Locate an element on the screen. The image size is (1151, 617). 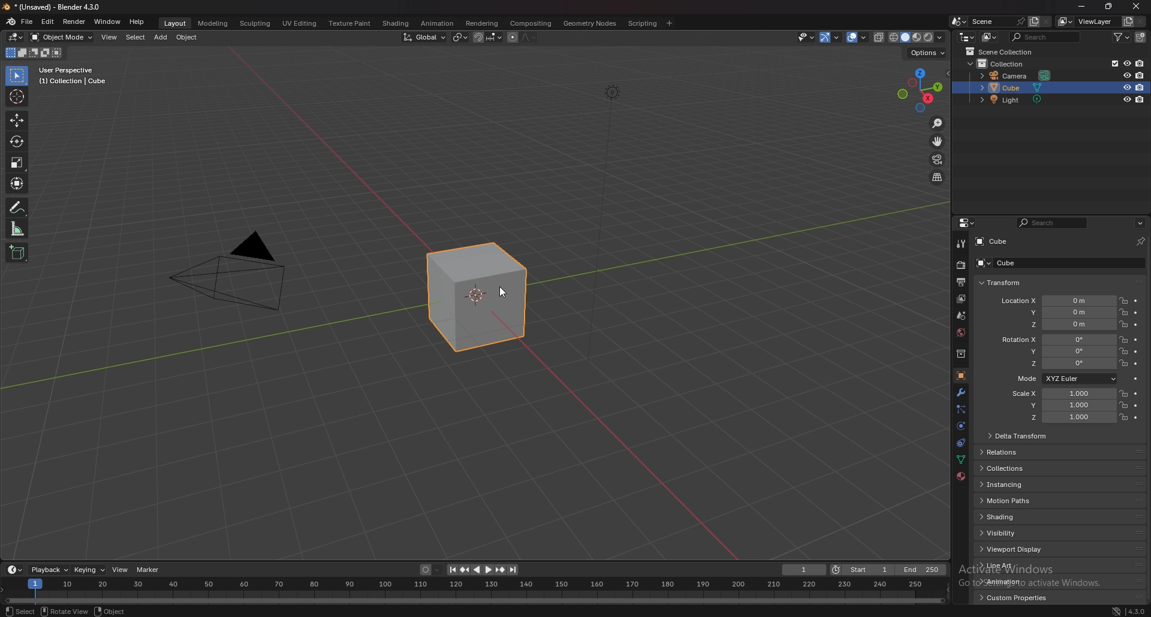
lock location is located at coordinates (1123, 363).